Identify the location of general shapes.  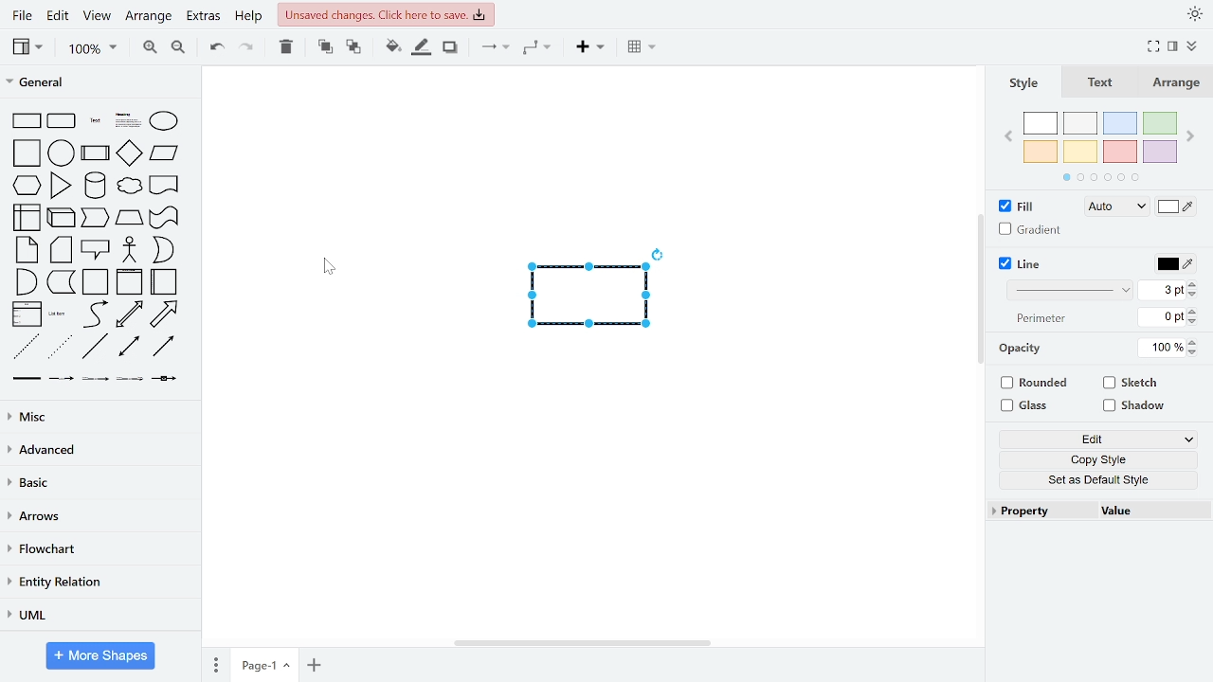
(26, 152).